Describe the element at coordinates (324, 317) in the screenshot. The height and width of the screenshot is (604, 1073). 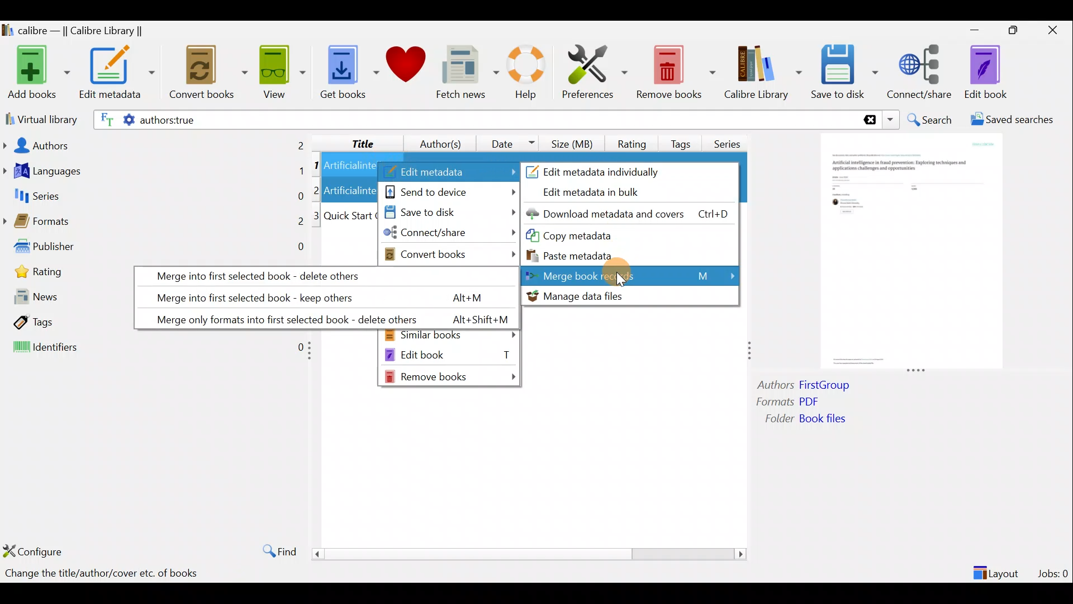
I see `Merge only formats into first selected book - delete others  Alt+Shift+M` at that location.